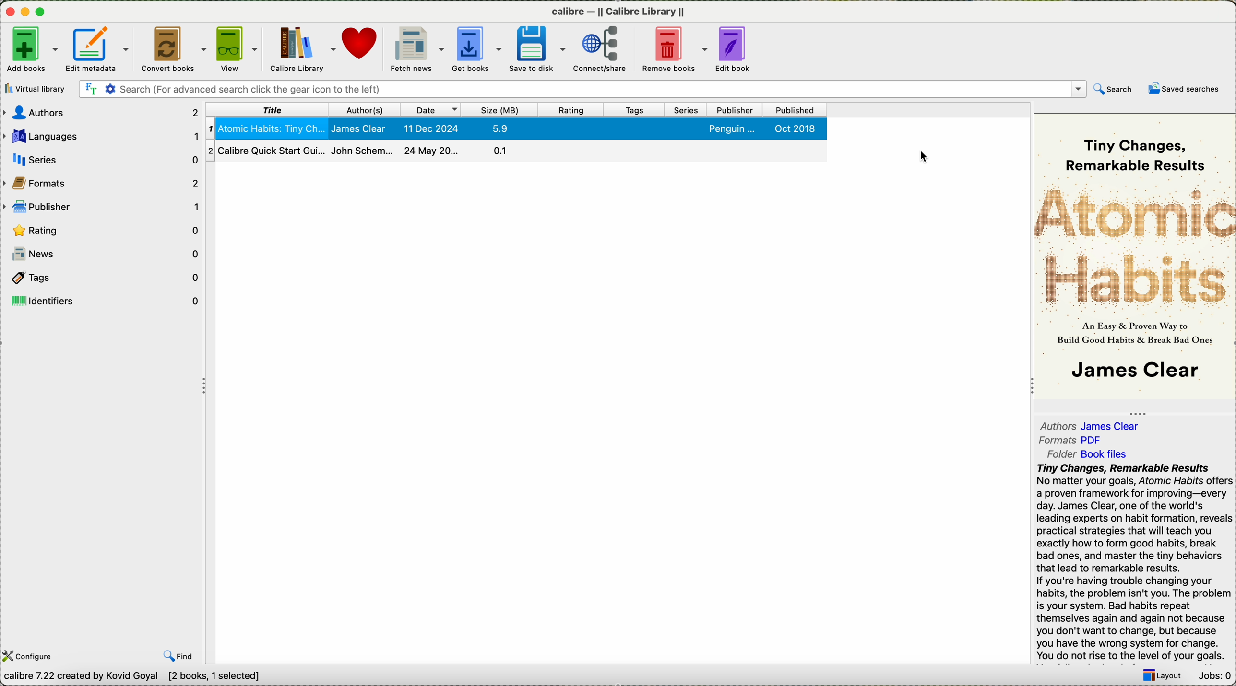 The width and height of the screenshot is (1236, 686). I want to click on news, so click(104, 255).